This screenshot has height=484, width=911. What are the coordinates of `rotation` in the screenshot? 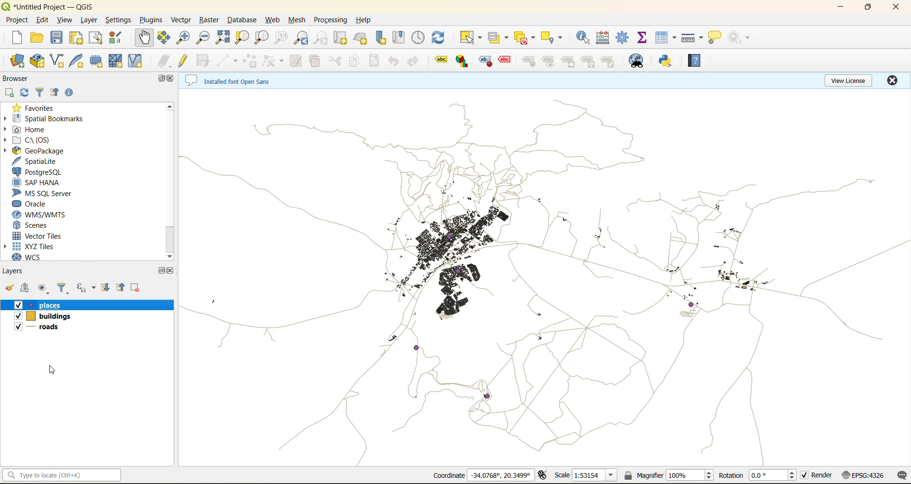 It's located at (774, 475).